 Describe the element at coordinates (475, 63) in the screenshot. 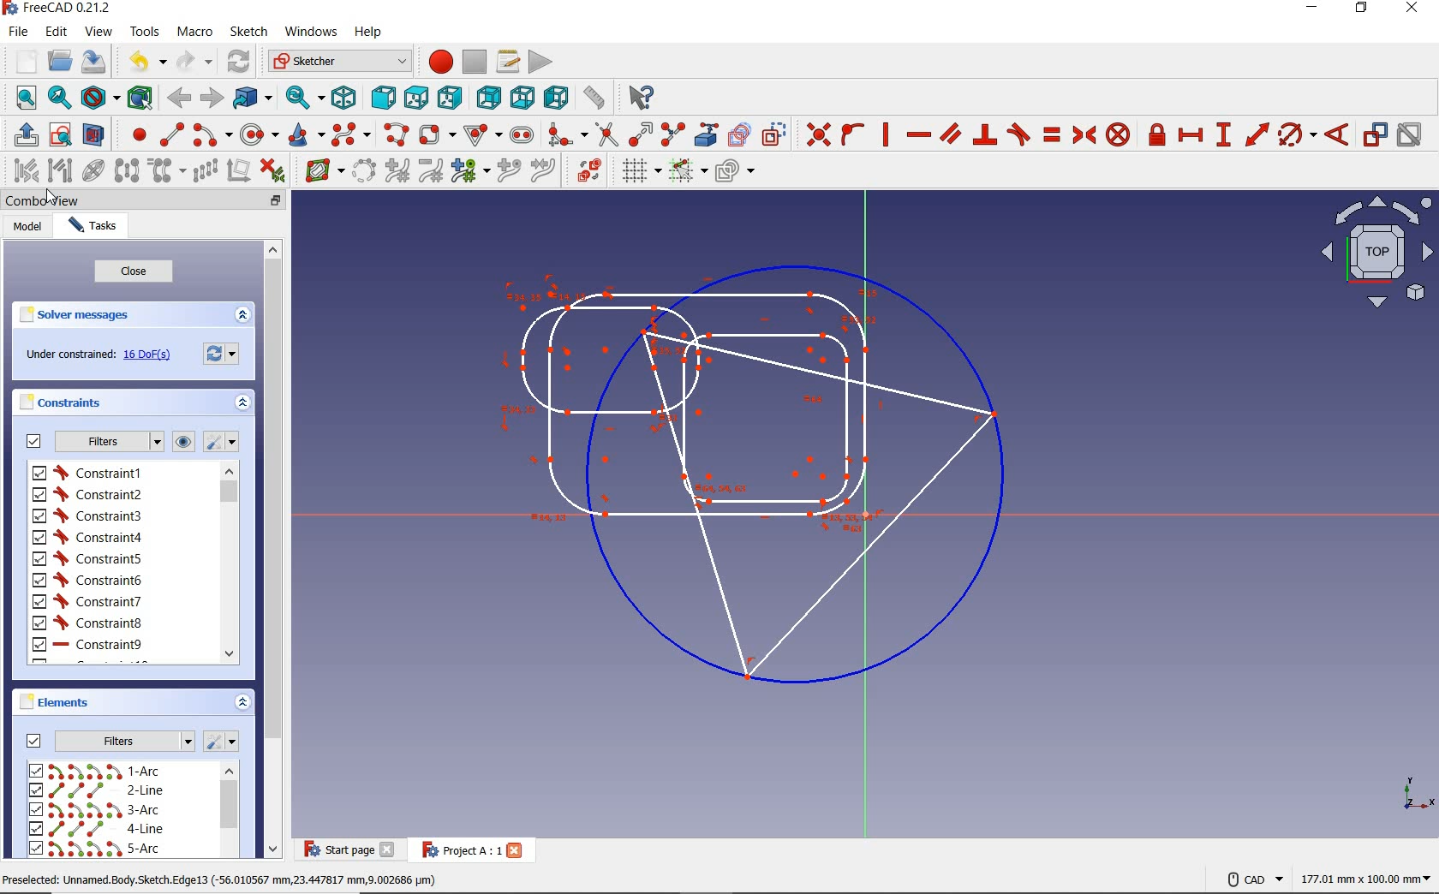

I see `stop macro recording` at that location.